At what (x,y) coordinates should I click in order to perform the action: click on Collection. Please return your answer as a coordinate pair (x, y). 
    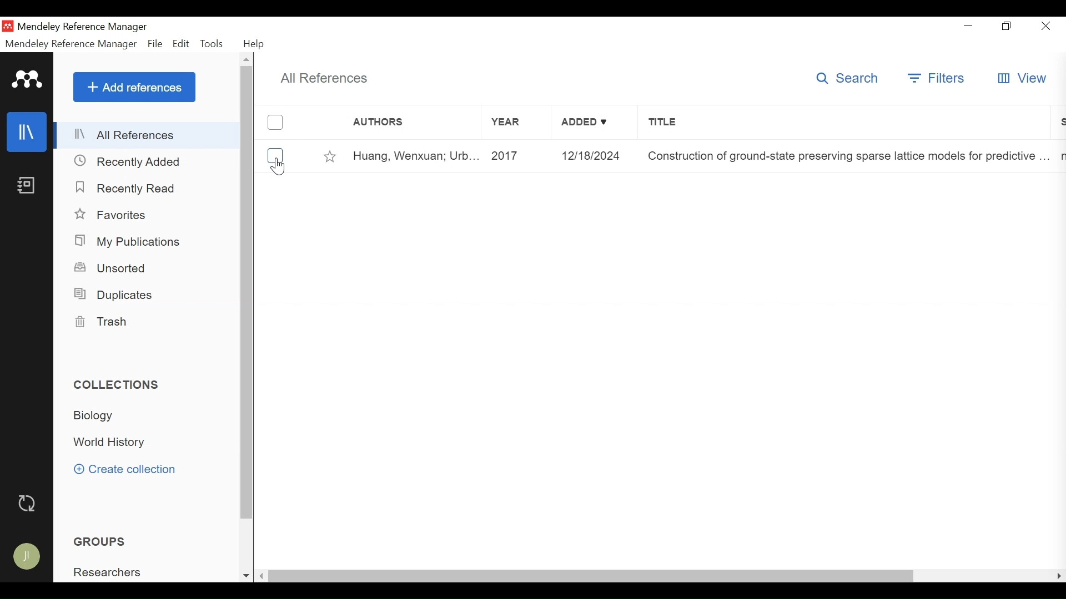
    Looking at the image, I should click on (96, 417).